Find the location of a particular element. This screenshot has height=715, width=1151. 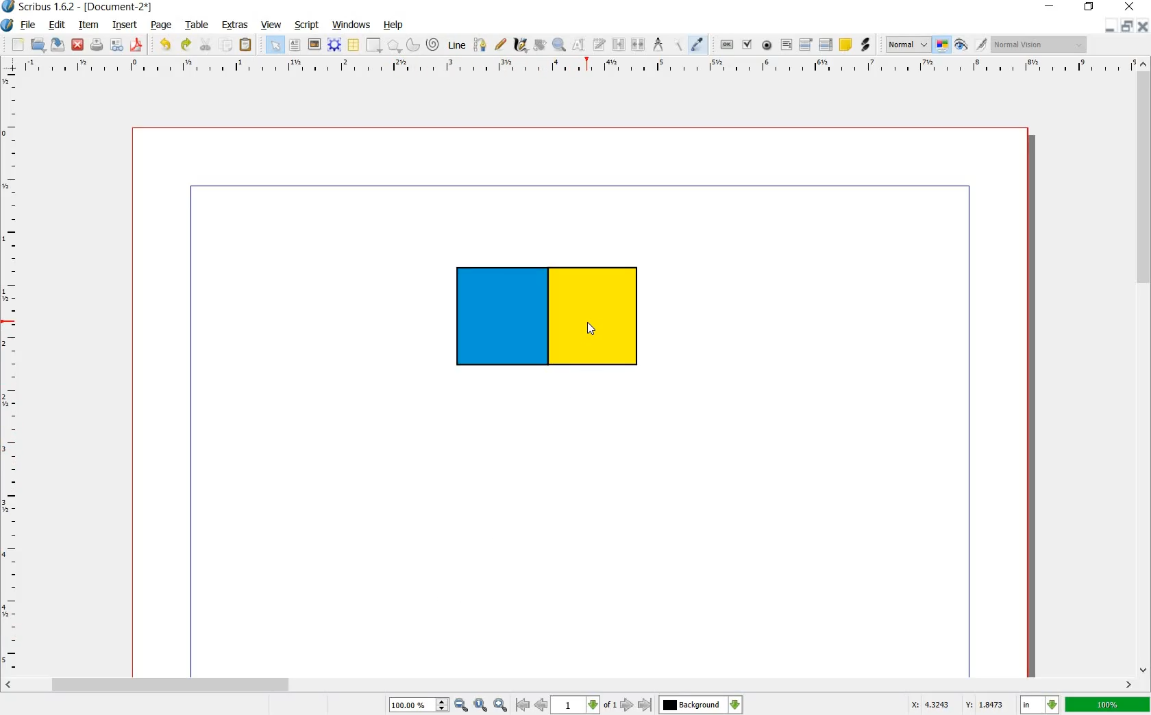

zoom out is located at coordinates (461, 703).